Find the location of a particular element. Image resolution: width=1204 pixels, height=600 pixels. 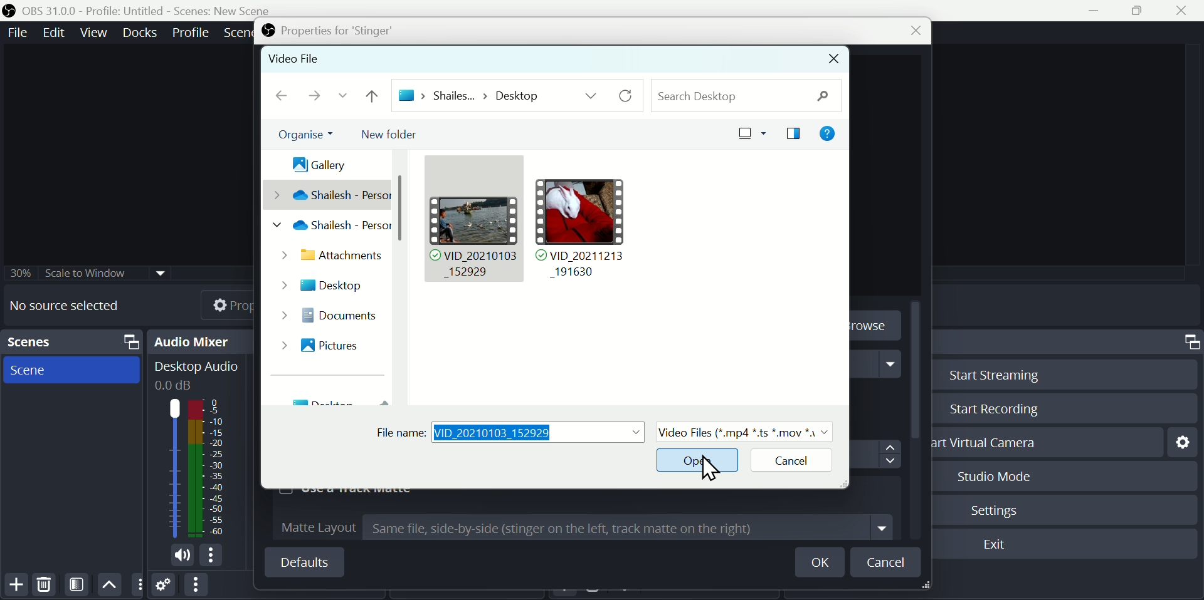

properties for Stinger is located at coordinates (325, 31).